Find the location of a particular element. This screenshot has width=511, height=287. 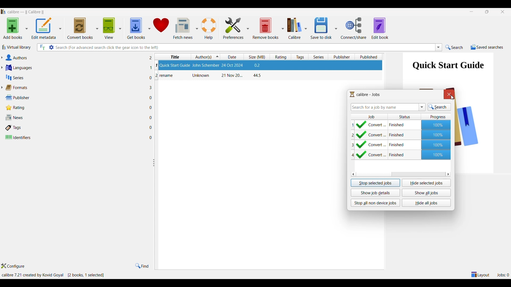

Earlier conversion is located at coordinates (401, 155).